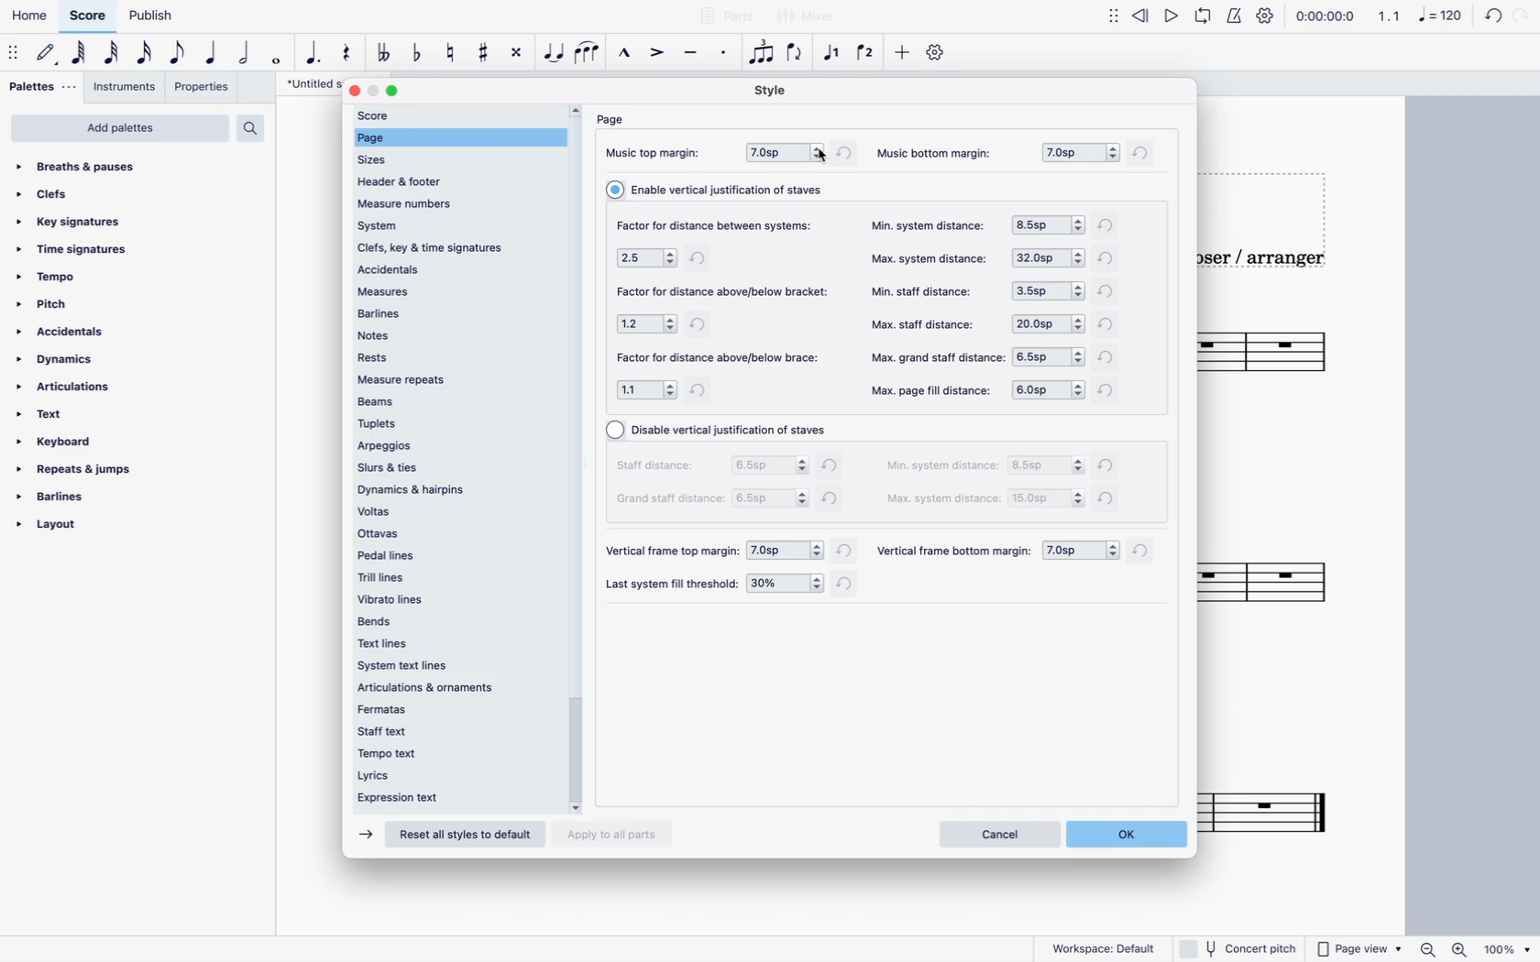 The image size is (1540, 962). Describe the element at coordinates (454, 224) in the screenshot. I see `system` at that location.